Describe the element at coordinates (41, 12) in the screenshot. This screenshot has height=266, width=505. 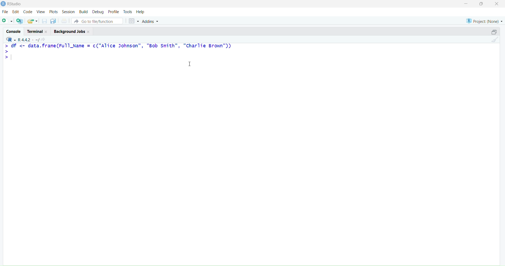
I see `View` at that location.